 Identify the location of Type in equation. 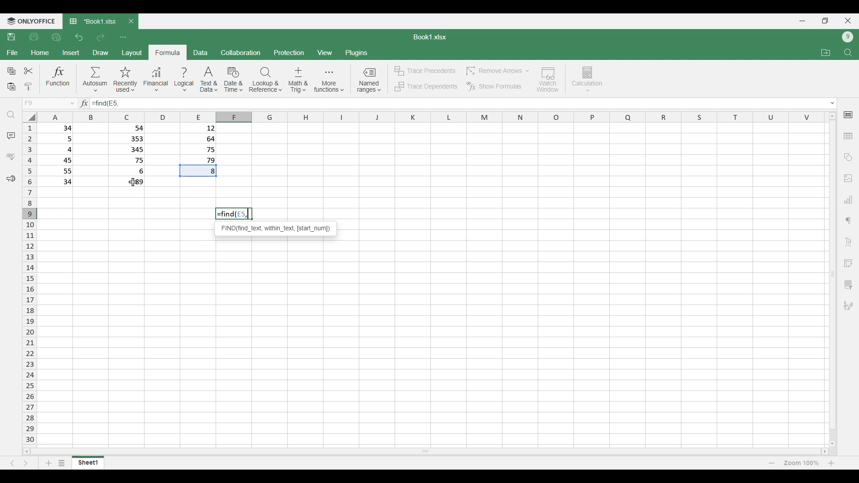
(470, 103).